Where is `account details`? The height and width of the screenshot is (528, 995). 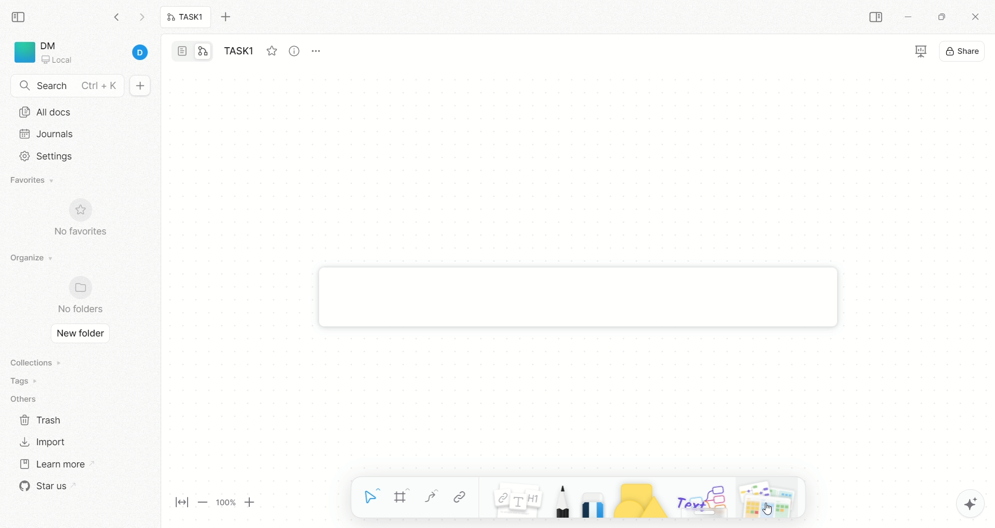
account details is located at coordinates (97, 53).